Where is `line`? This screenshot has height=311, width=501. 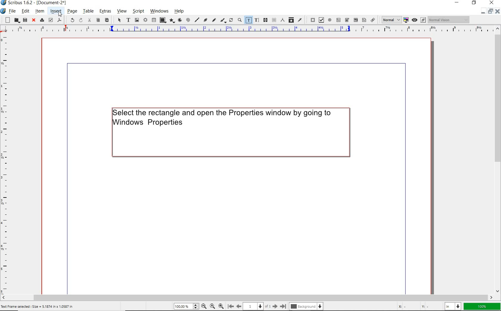
line is located at coordinates (197, 20).